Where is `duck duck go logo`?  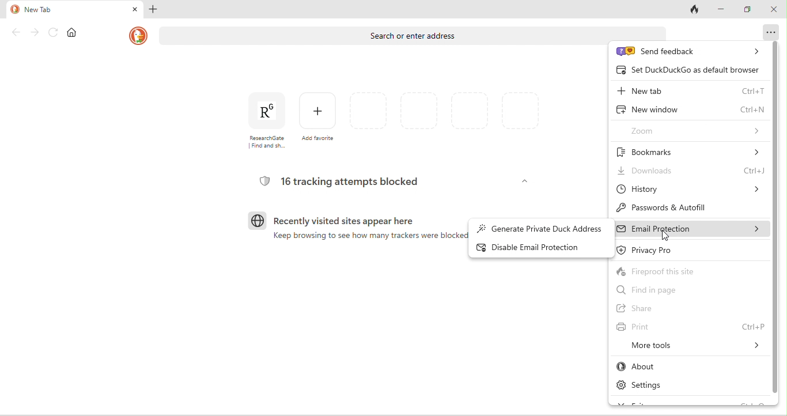
duck duck go logo is located at coordinates (138, 36).